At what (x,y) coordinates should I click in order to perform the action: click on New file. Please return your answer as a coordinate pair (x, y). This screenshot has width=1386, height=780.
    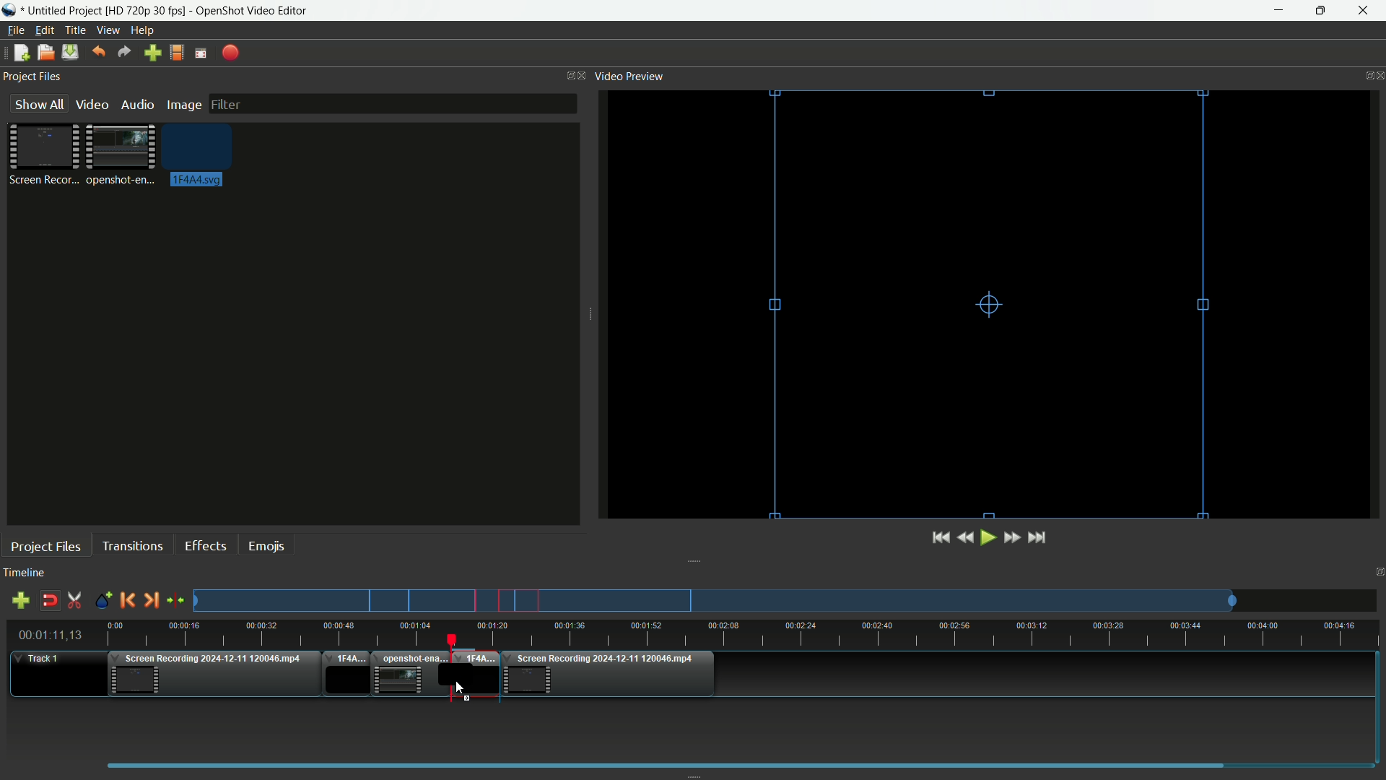
    Looking at the image, I should click on (18, 54).